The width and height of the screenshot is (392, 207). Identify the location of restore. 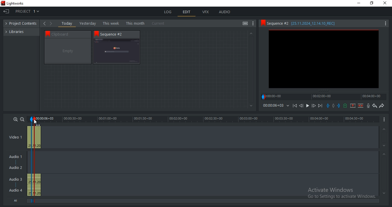
(372, 3).